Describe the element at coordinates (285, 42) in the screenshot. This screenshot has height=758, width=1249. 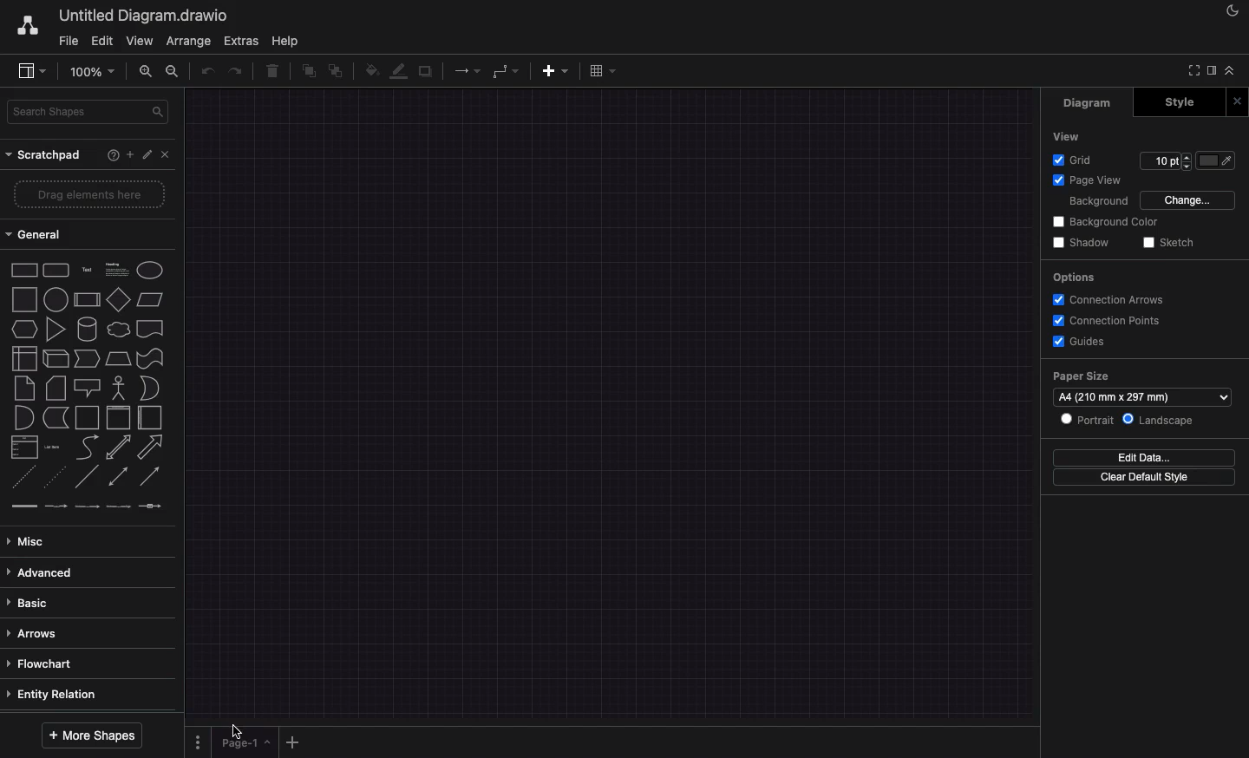
I see `help` at that location.